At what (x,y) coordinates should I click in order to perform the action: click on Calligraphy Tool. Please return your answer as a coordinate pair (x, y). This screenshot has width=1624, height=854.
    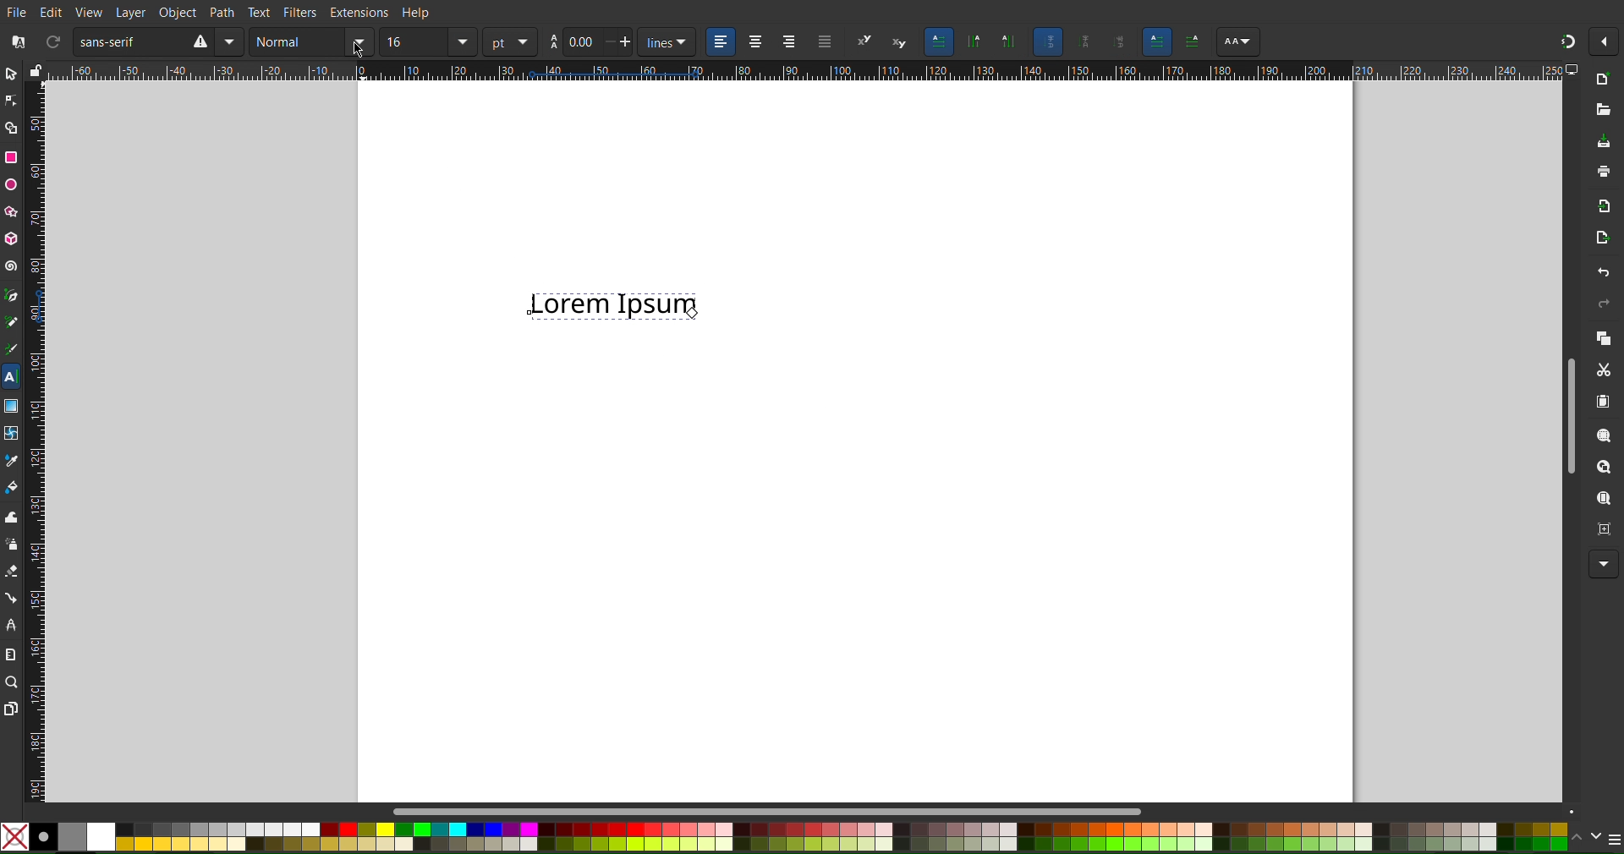
    Looking at the image, I should click on (12, 350).